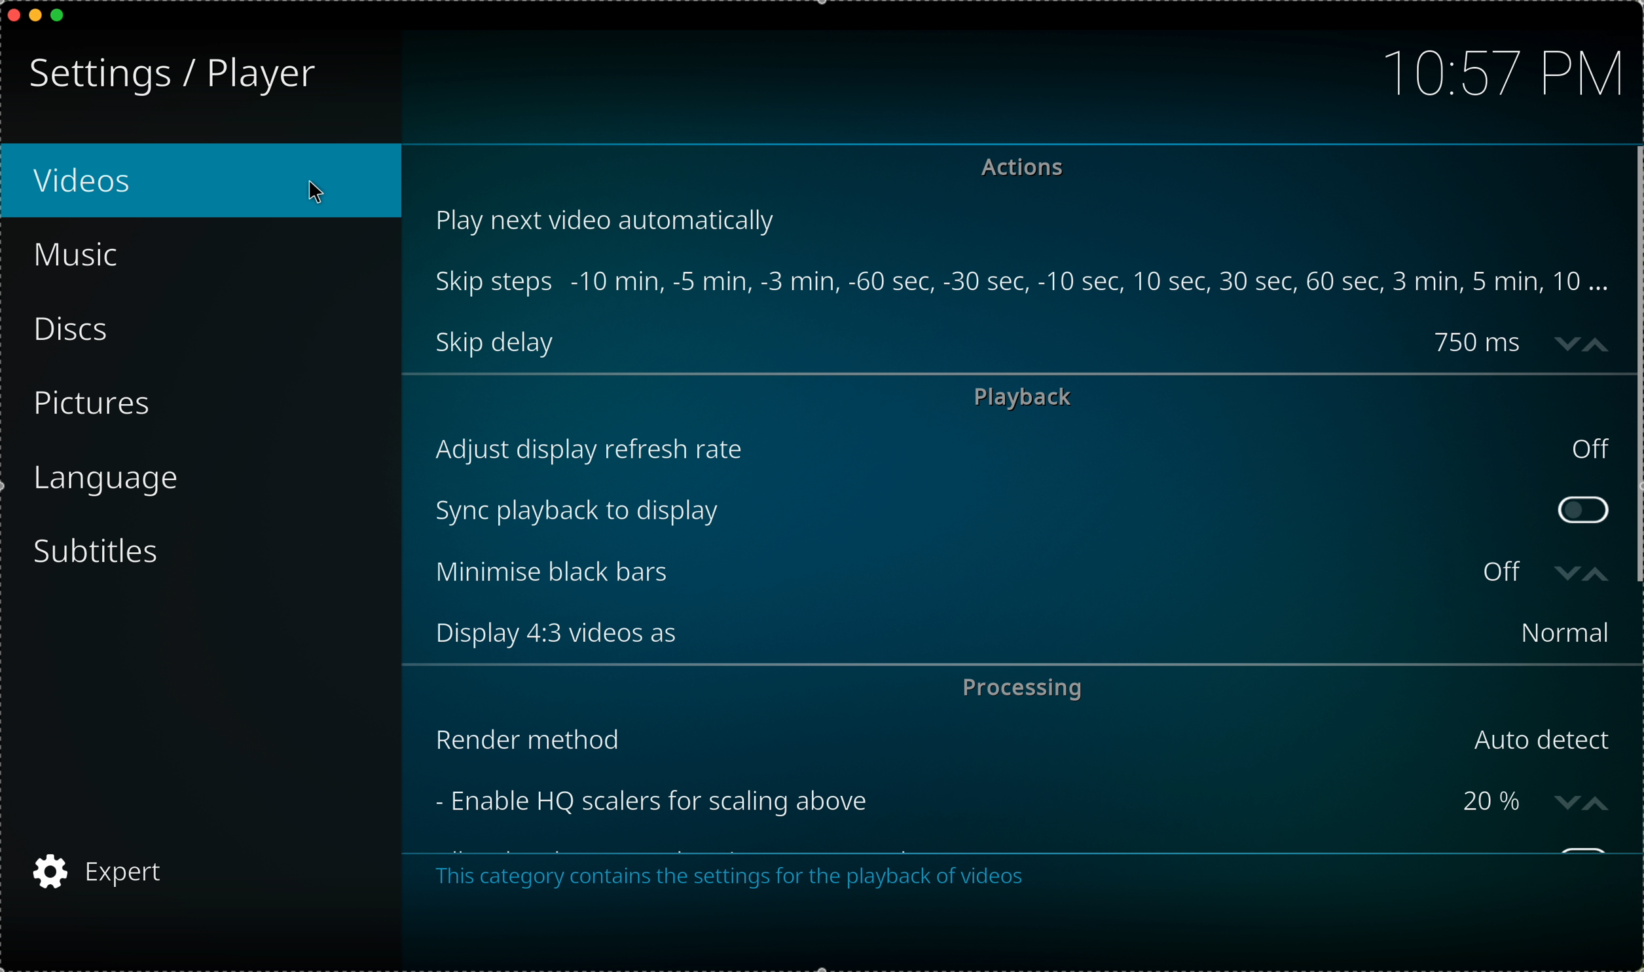 Image resolution: width=1644 pixels, height=972 pixels. What do you see at coordinates (1027, 170) in the screenshot?
I see `actions` at bounding box center [1027, 170].